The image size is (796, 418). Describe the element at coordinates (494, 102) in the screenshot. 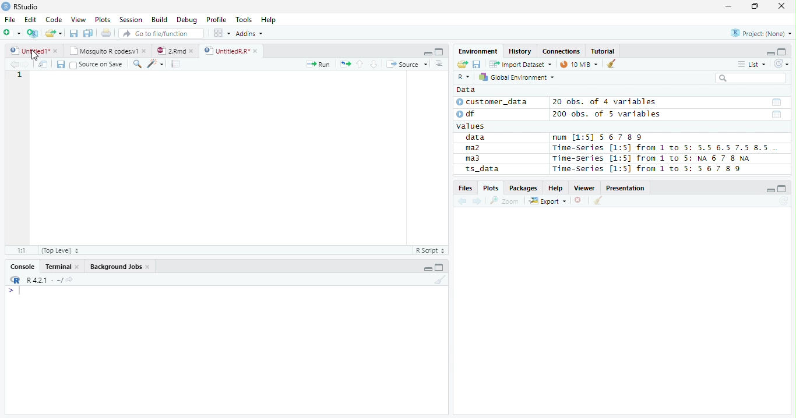

I see `customer_data` at that location.